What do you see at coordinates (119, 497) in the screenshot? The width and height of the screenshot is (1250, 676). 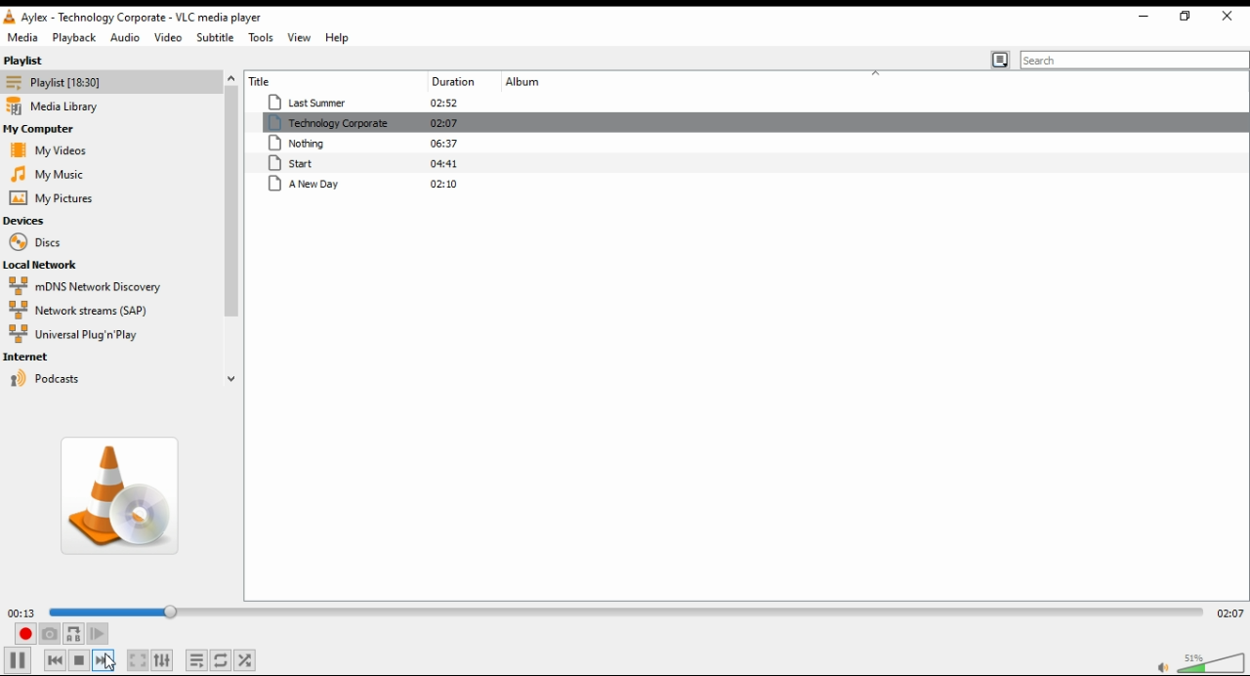 I see `album art` at bounding box center [119, 497].